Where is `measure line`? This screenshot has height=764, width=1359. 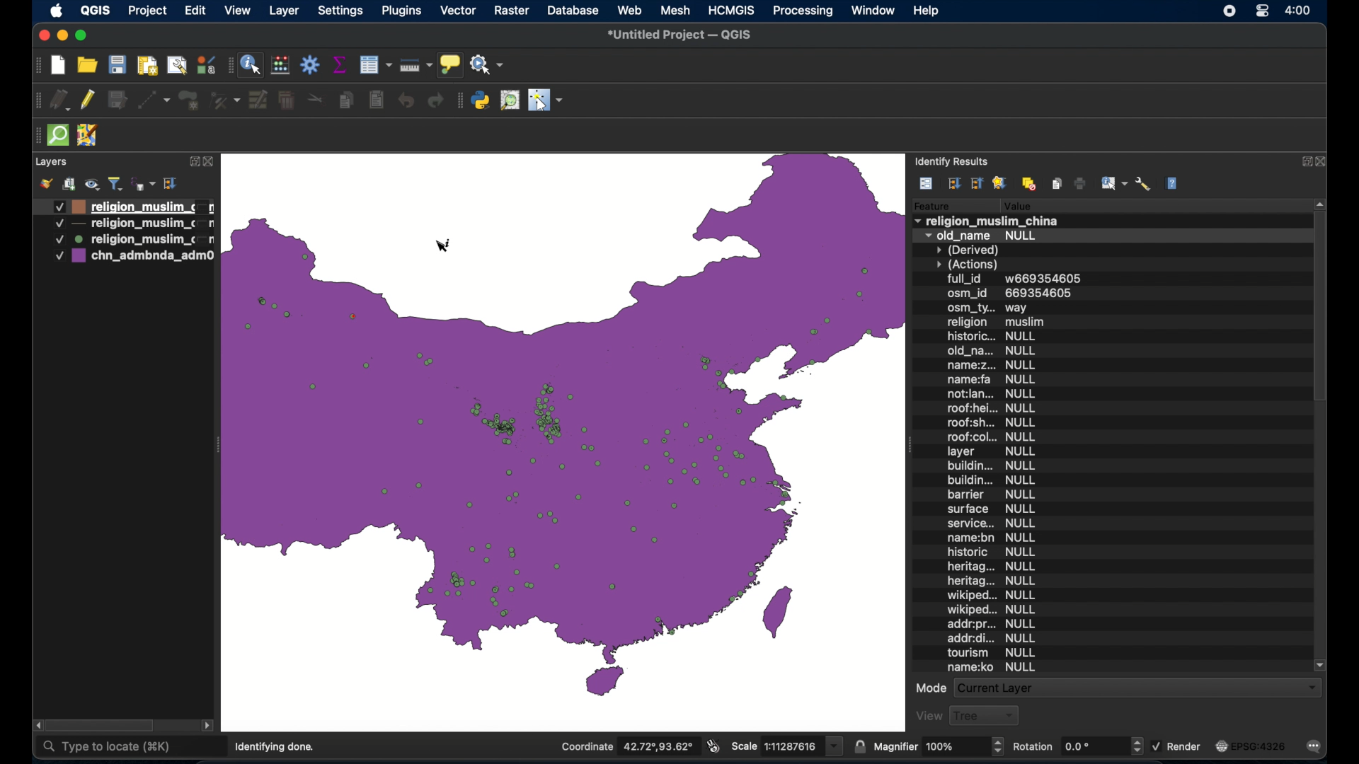 measure line is located at coordinates (418, 65).